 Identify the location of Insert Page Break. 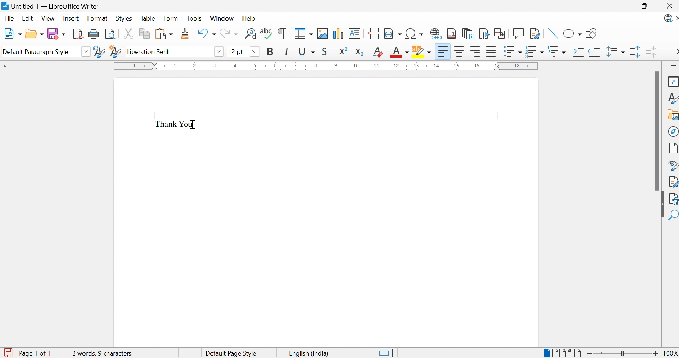
(373, 33).